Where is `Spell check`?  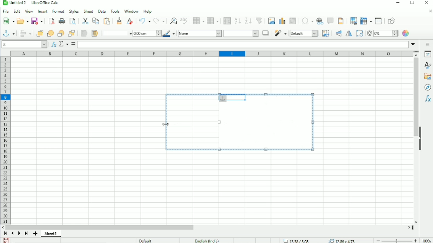
Spell check is located at coordinates (184, 21).